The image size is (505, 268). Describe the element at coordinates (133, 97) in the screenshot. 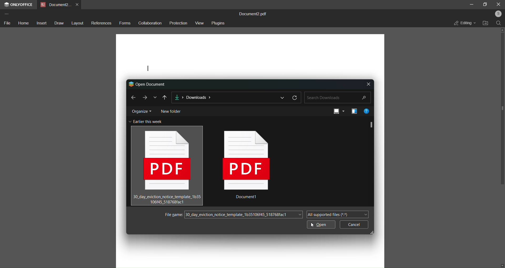

I see `back` at that location.